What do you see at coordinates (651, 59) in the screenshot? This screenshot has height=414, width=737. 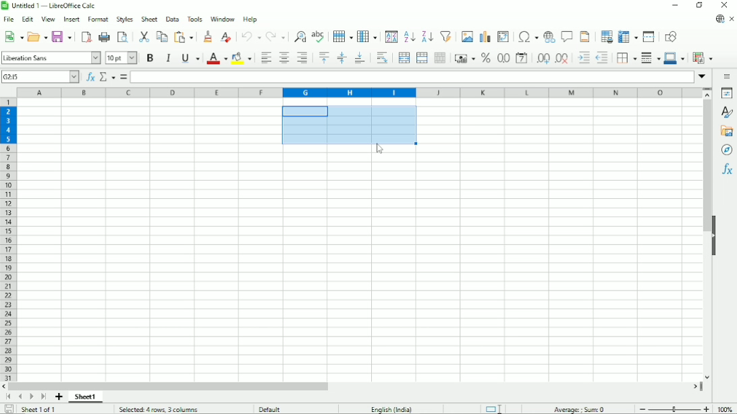 I see `Border style` at bounding box center [651, 59].